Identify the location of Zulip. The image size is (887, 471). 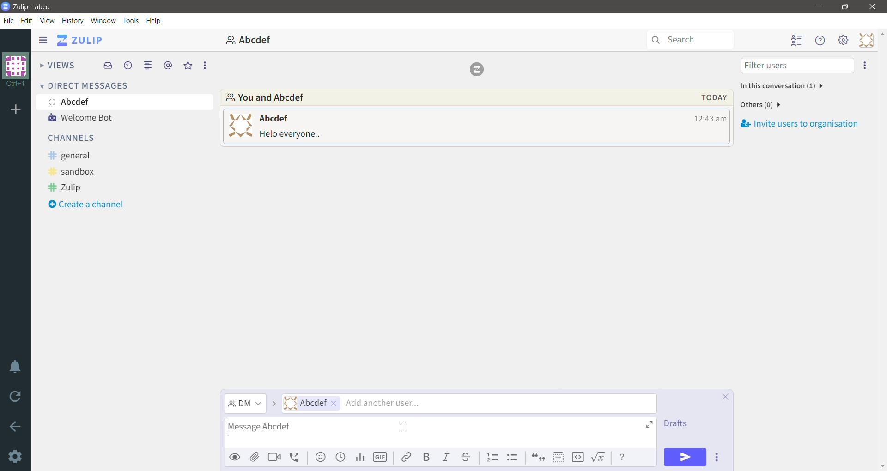
(67, 187).